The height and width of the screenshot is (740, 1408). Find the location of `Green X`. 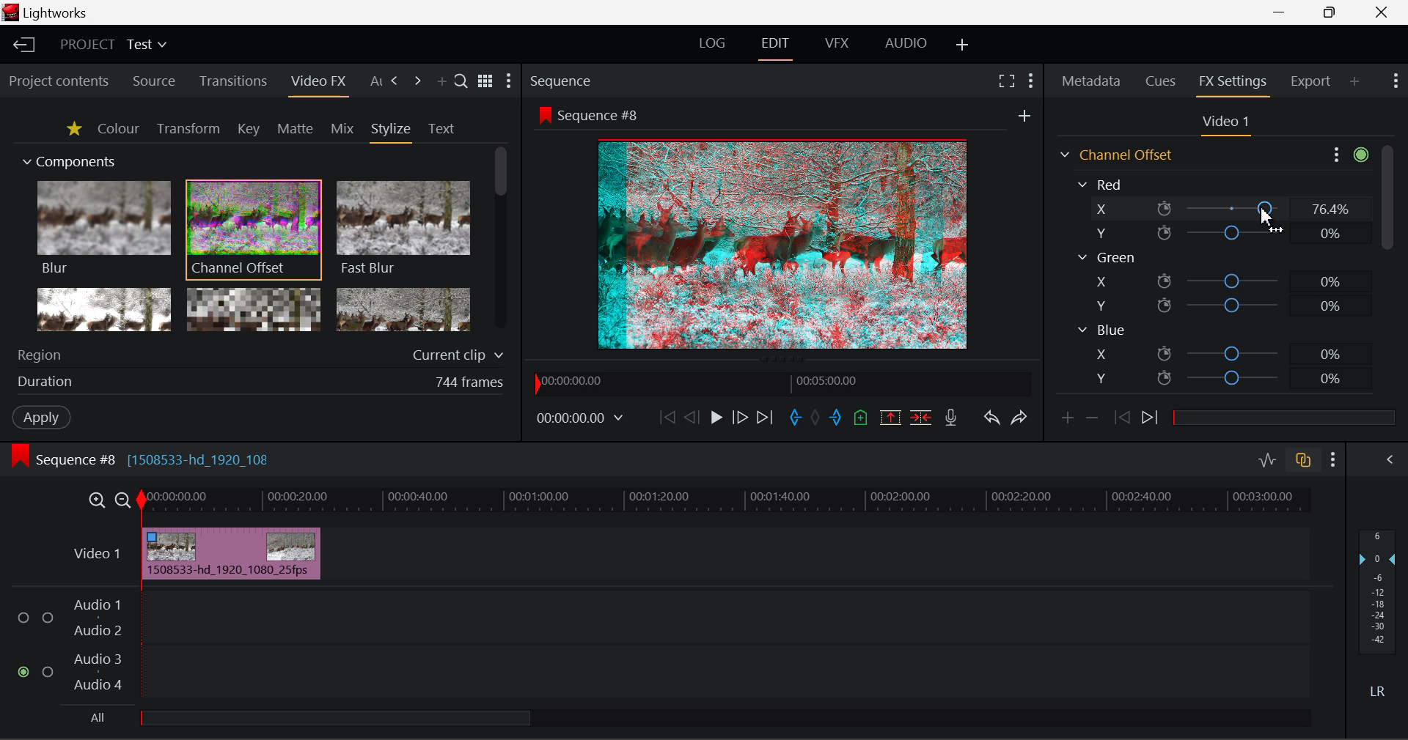

Green X is located at coordinates (1220, 280).